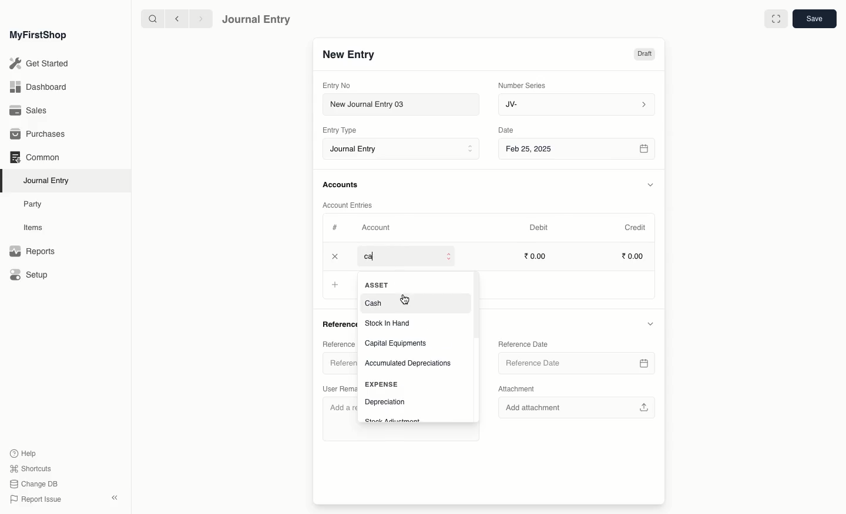  What do you see at coordinates (633, 258) in the screenshot?
I see `0.00` at bounding box center [633, 258].